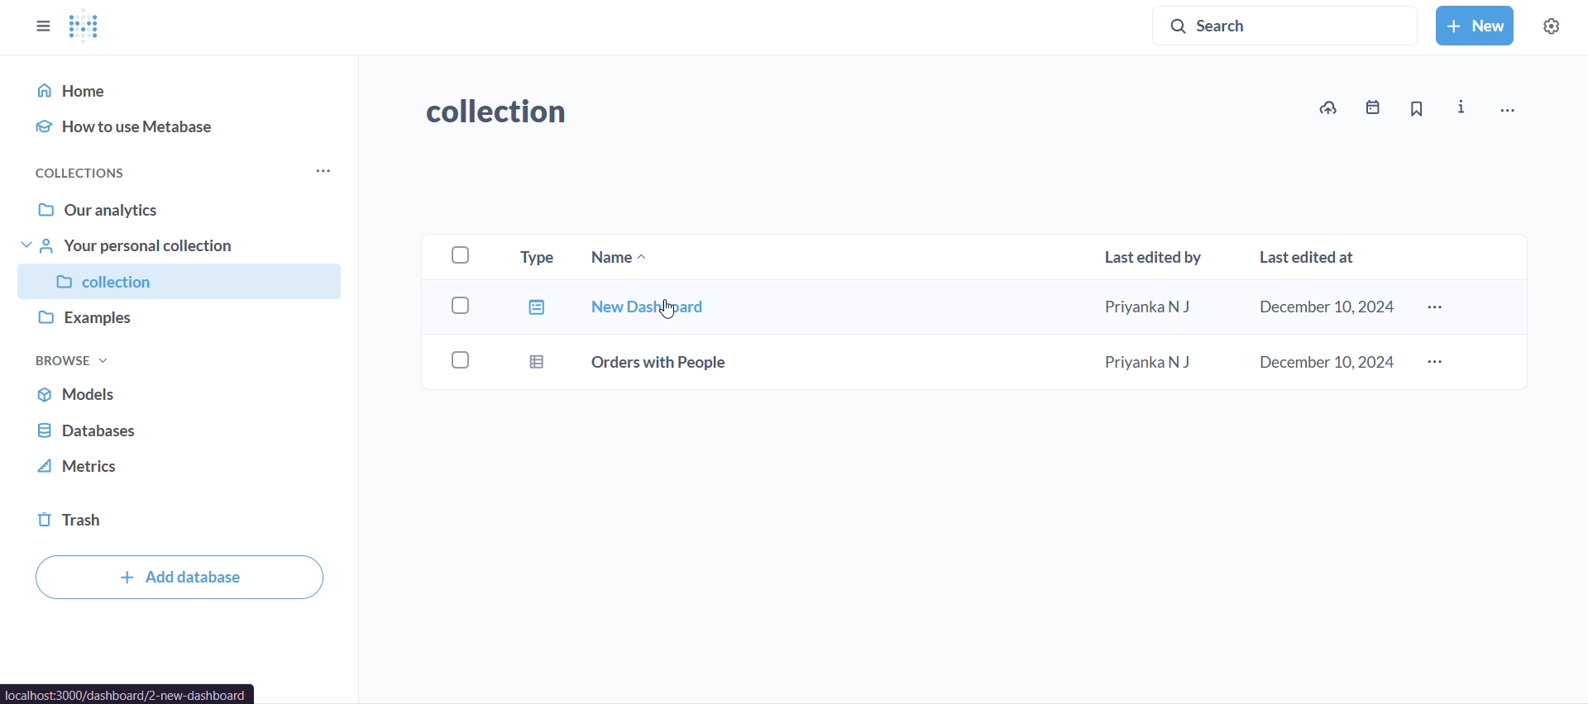 The width and height of the screenshot is (1588, 704). Describe the element at coordinates (182, 212) in the screenshot. I see `our analytics` at that location.